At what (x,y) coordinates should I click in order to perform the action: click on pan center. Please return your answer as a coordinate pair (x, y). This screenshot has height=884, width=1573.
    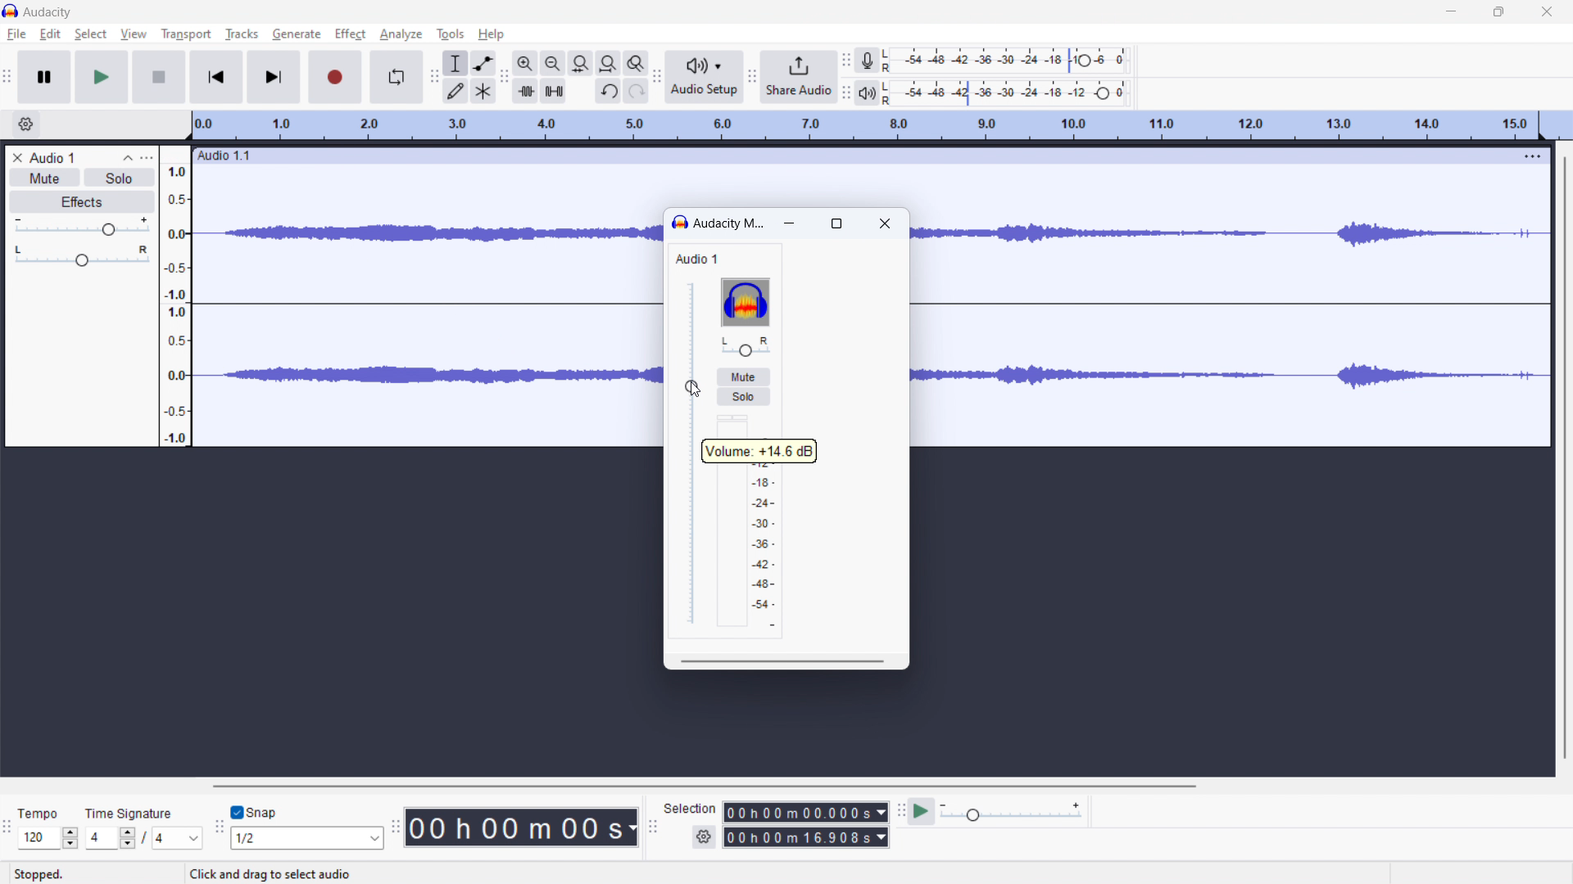
    Looking at the image, I should click on (745, 346).